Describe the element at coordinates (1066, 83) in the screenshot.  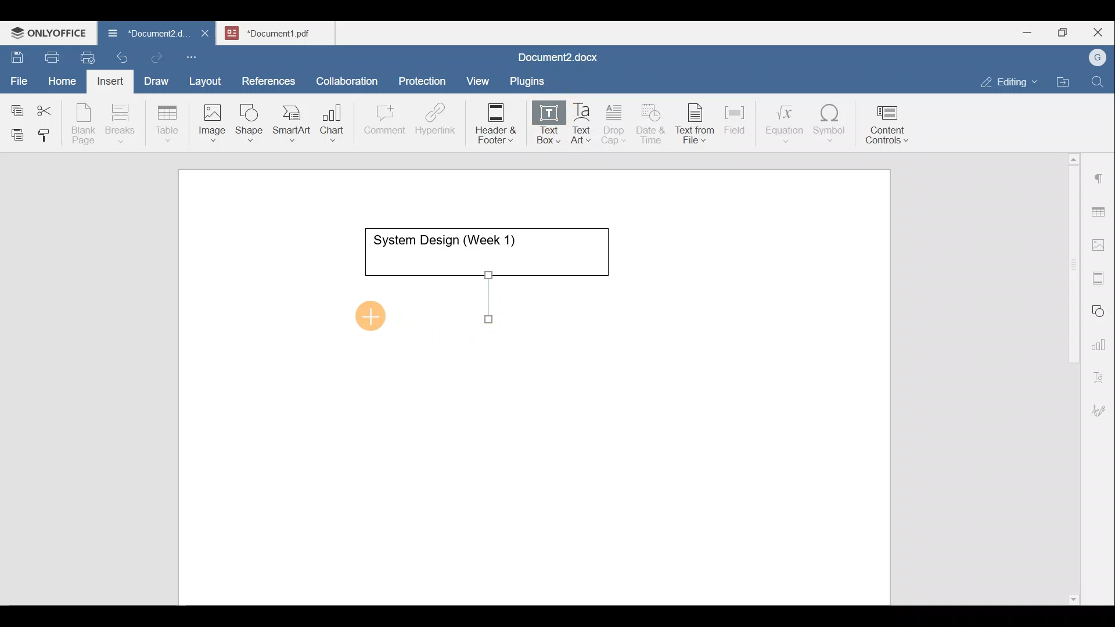
I see `Open file location` at that location.